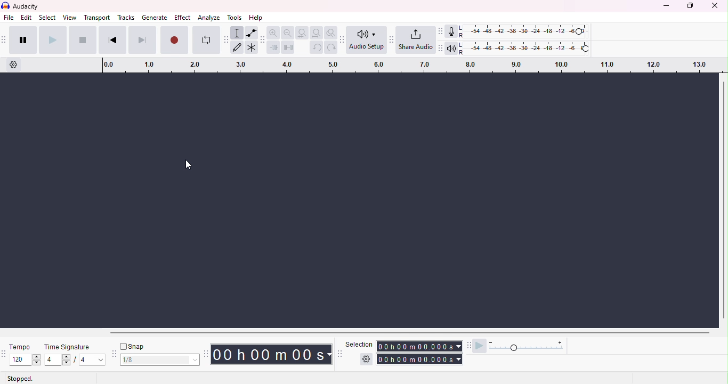 The width and height of the screenshot is (728, 384). What do you see at coordinates (399, 332) in the screenshot?
I see `horizontal scroll bar` at bounding box center [399, 332].